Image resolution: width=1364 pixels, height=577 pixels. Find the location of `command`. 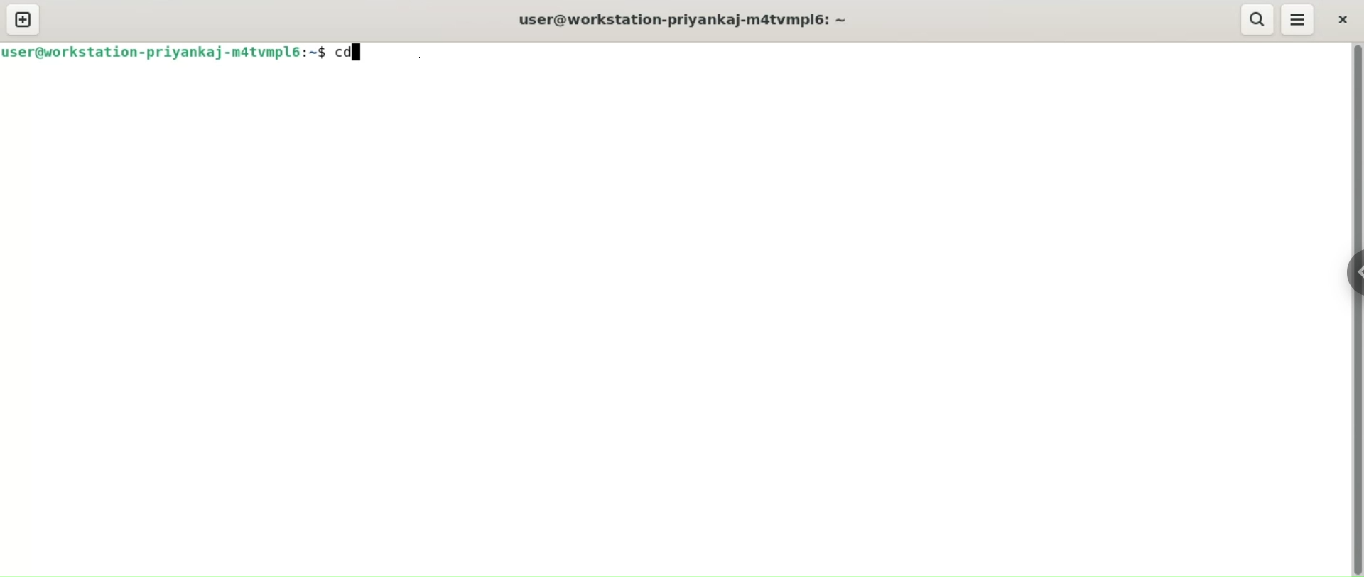

command is located at coordinates (350, 50).